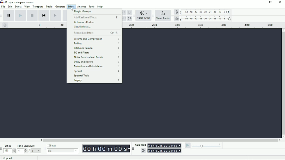 The width and height of the screenshot is (285, 160). I want to click on Horizontal scrollbar, so click(161, 140).